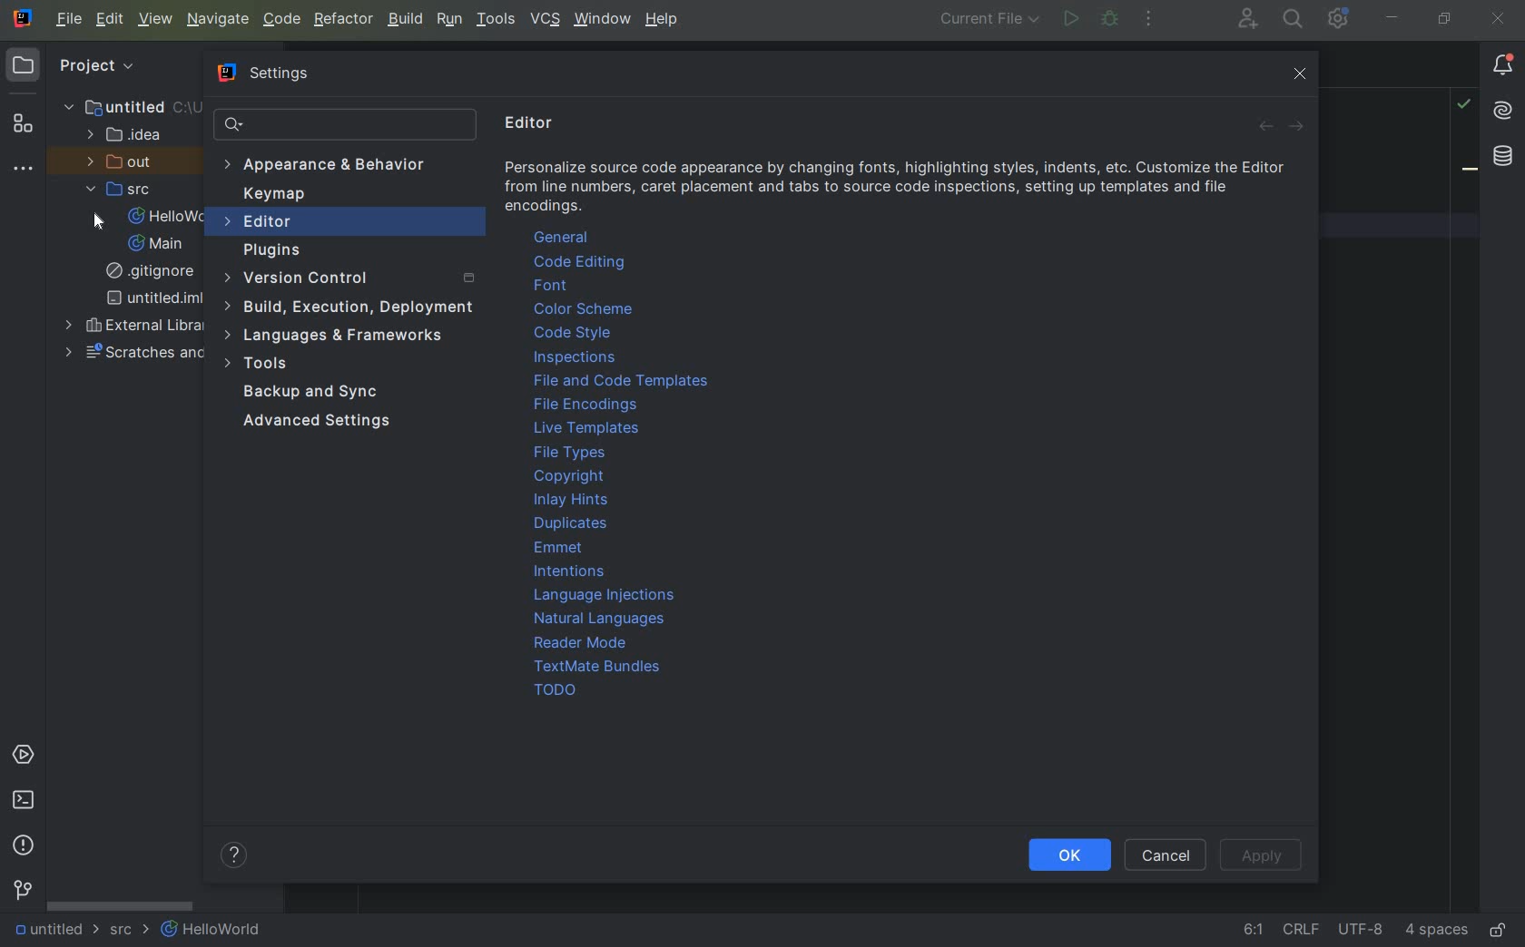 The height and width of the screenshot is (947, 1525). Describe the element at coordinates (554, 691) in the screenshot. I see `TODO` at that location.